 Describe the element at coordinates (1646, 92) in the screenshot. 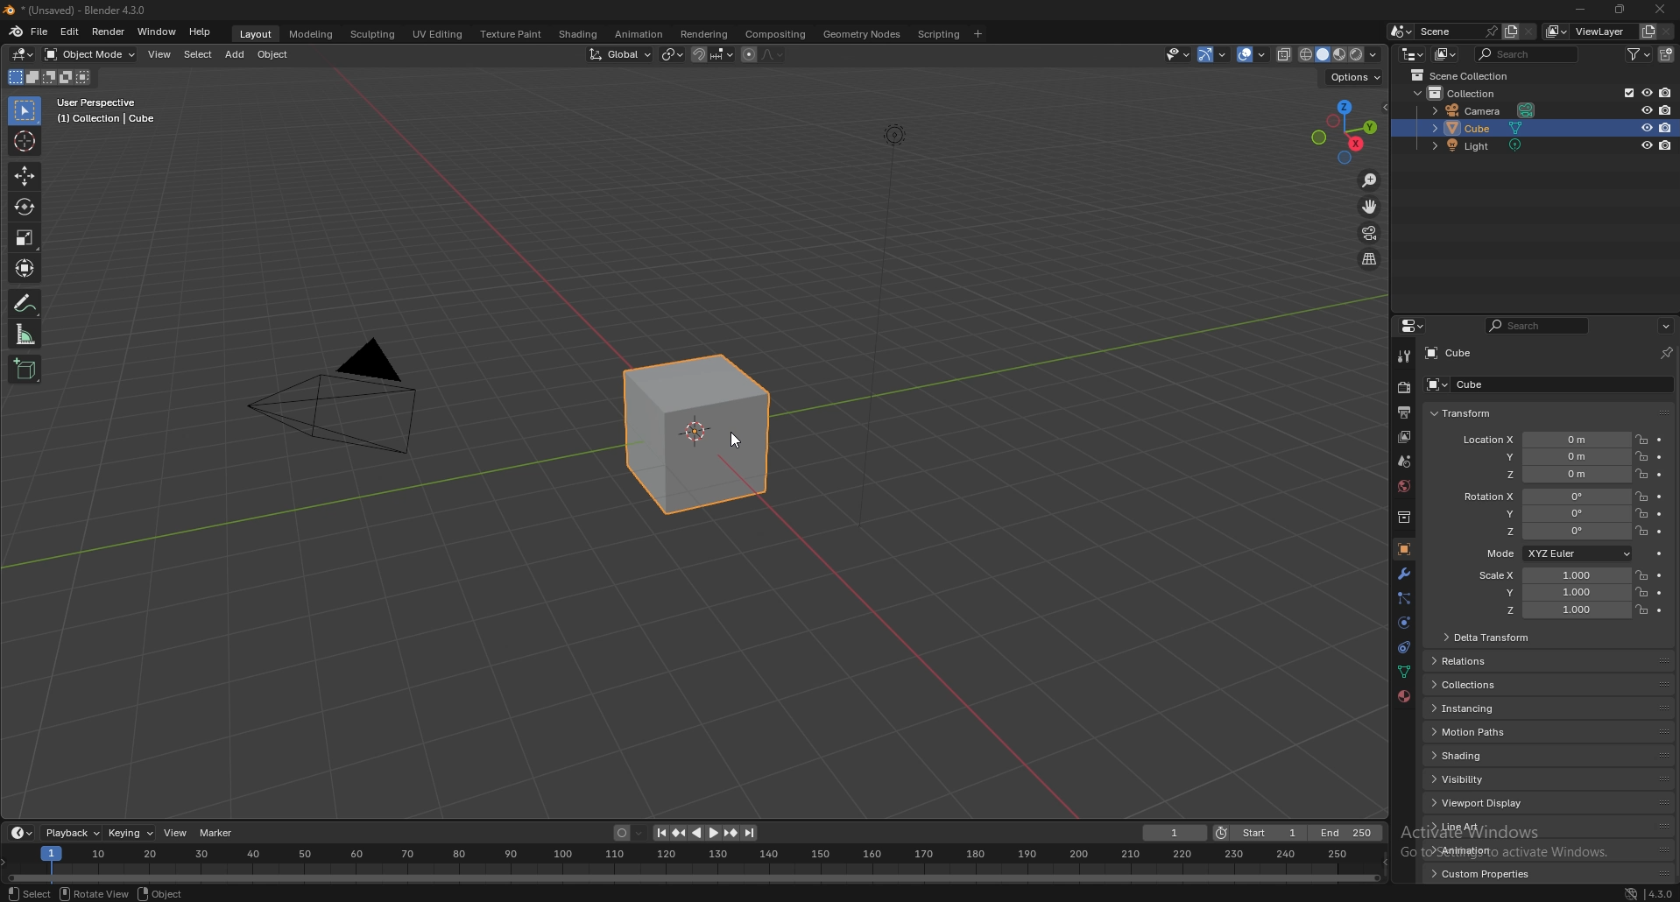

I see `hide in viewport` at that location.